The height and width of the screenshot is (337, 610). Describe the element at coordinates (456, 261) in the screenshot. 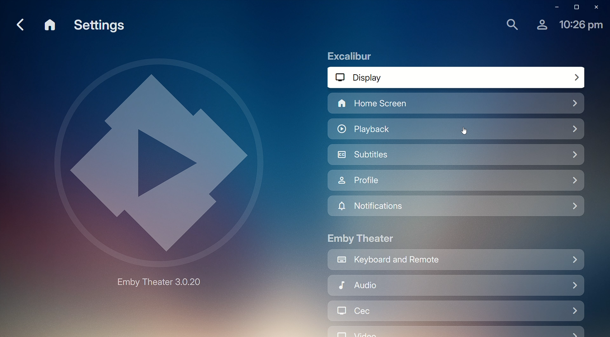

I see `Keyboard and Remote` at that location.